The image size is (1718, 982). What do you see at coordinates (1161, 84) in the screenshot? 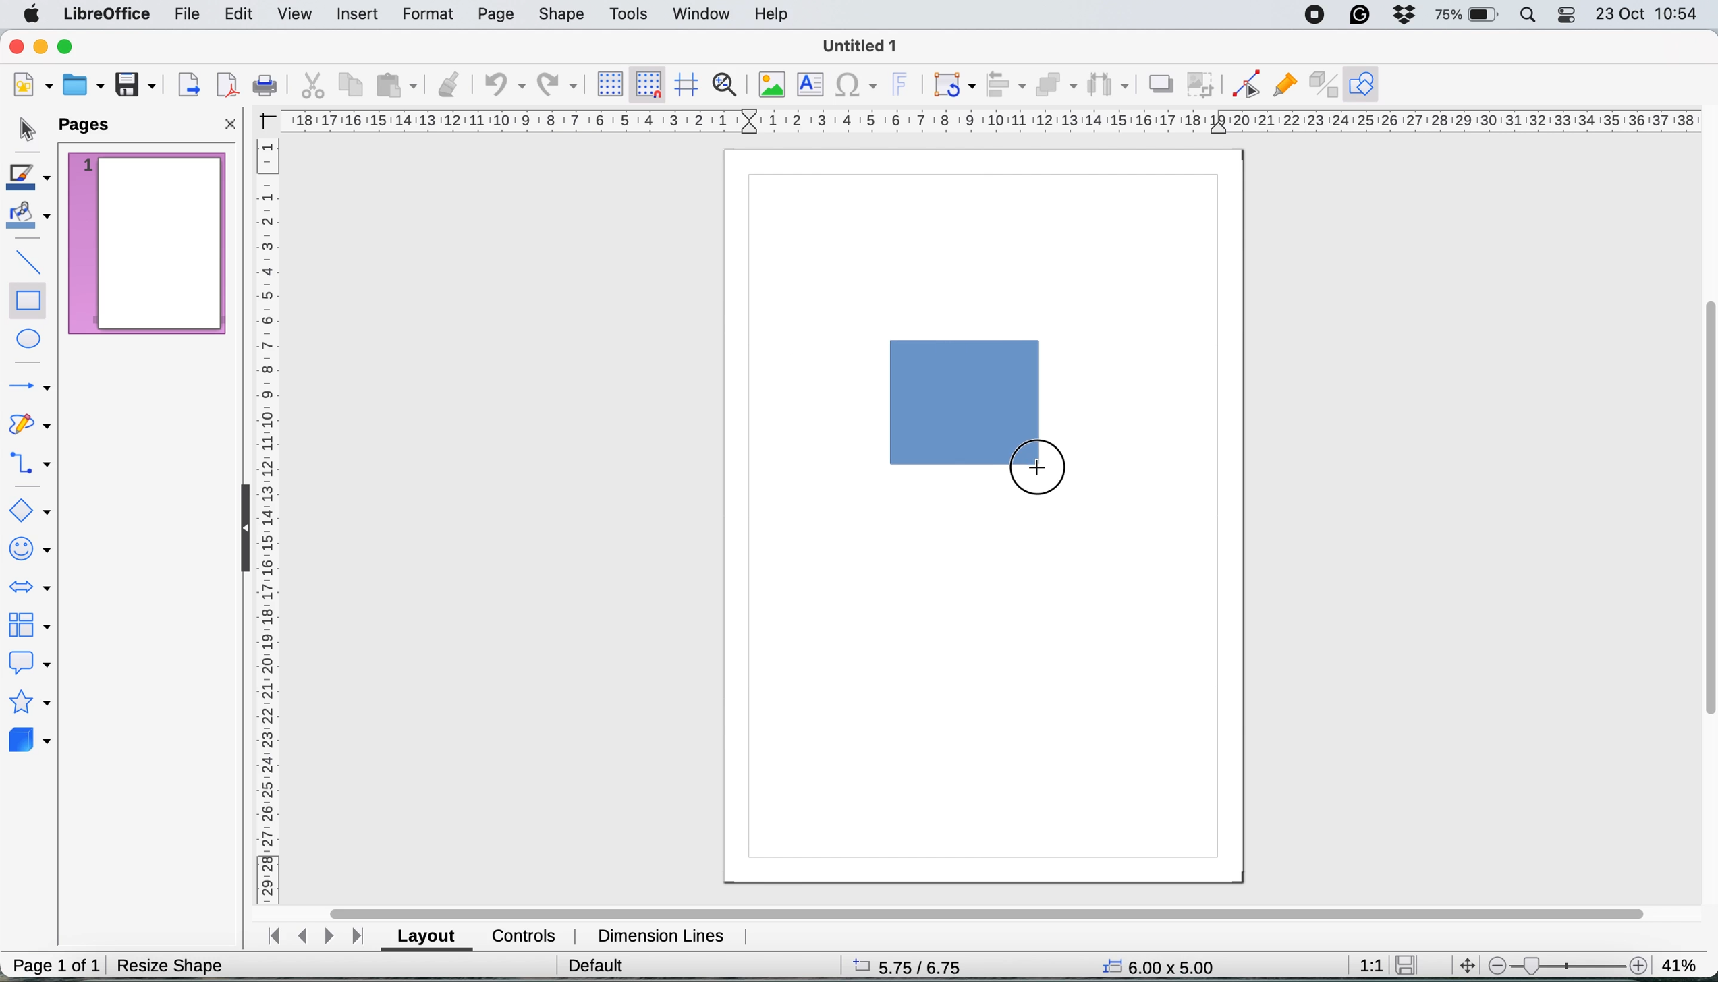
I see `shadow` at bounding box center [1161, 84].